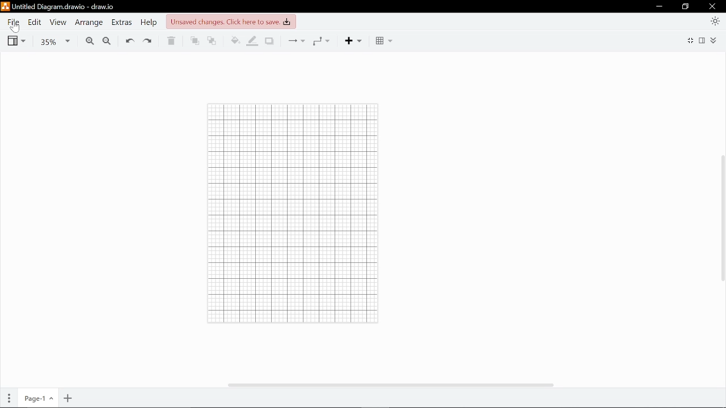 This screenshot has width=726, height=408. What do you see at coordinates (355, 41) in the screenshot?
I see `Add` at bounding box center [355, 41].